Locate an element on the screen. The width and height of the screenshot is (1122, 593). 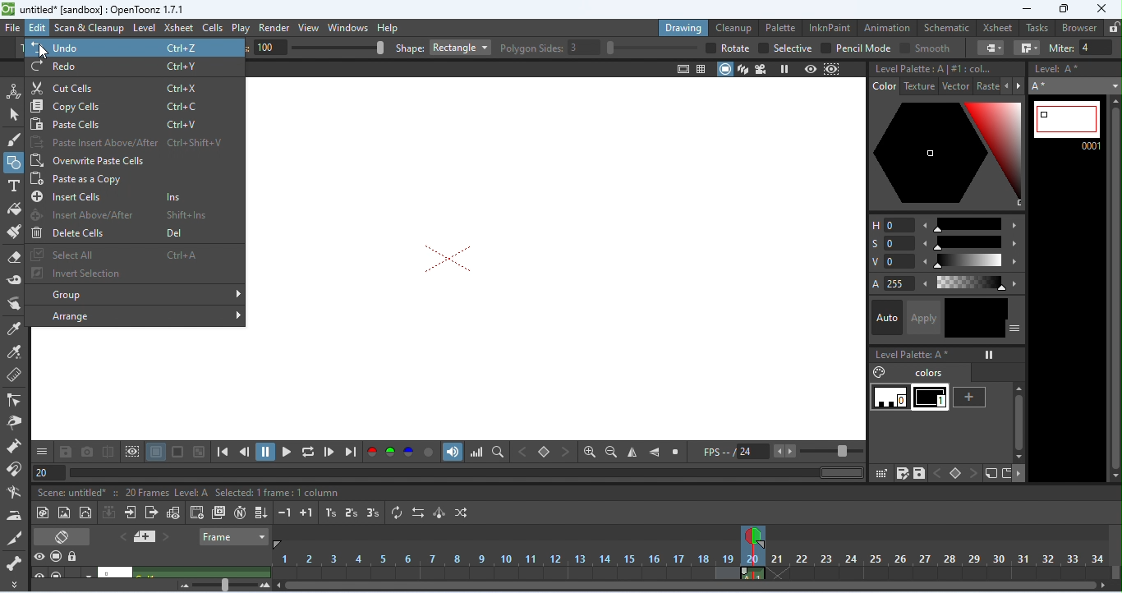
selective is located at coordinates (784, 48).